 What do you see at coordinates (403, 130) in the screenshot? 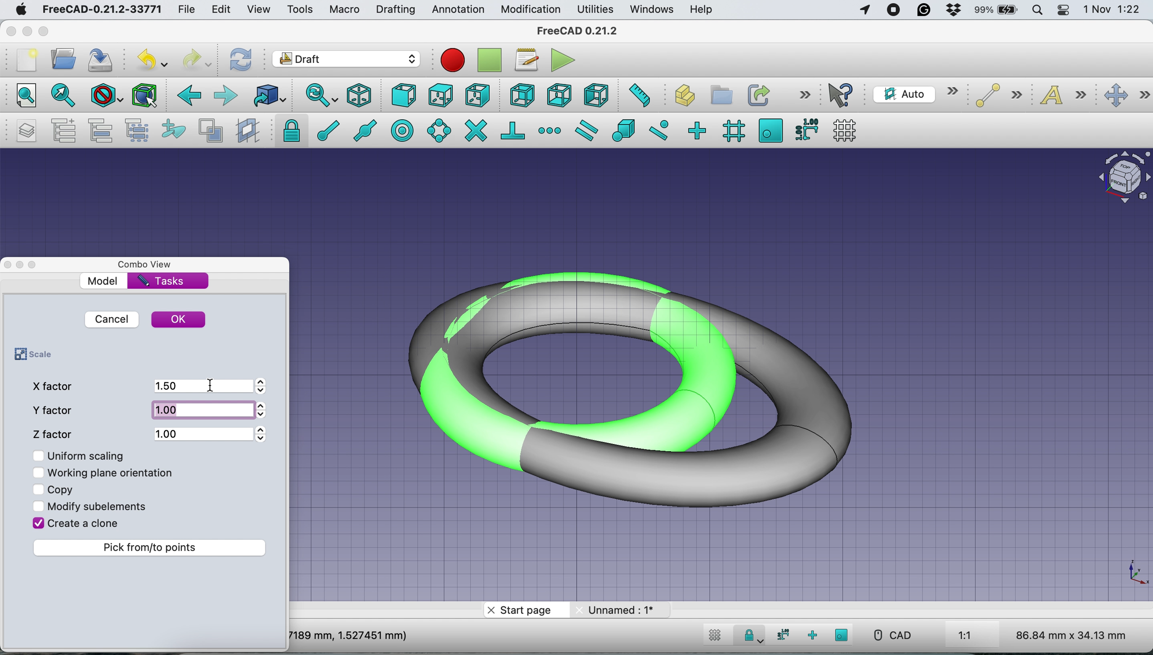
I see `snap center` at bounding box center [403, 130].